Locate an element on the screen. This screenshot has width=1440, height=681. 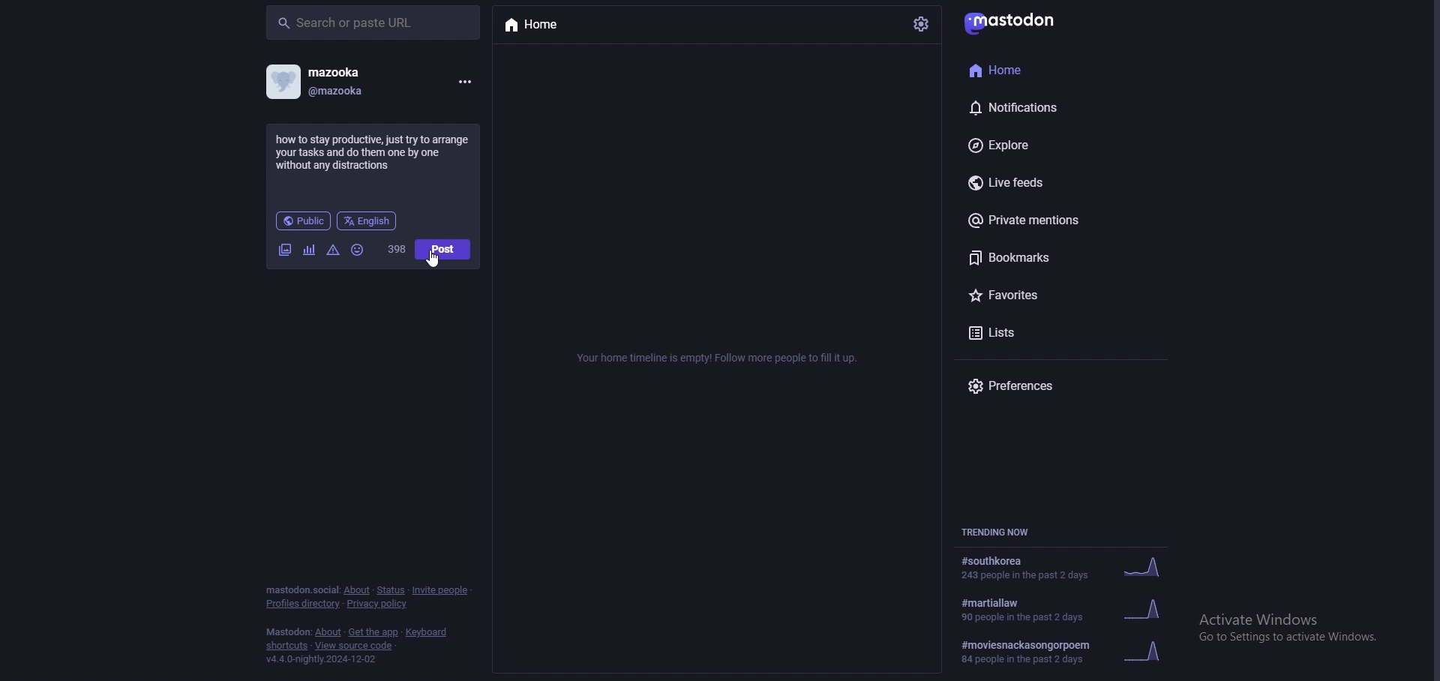
productivity status is located at coordinates (373, 150).